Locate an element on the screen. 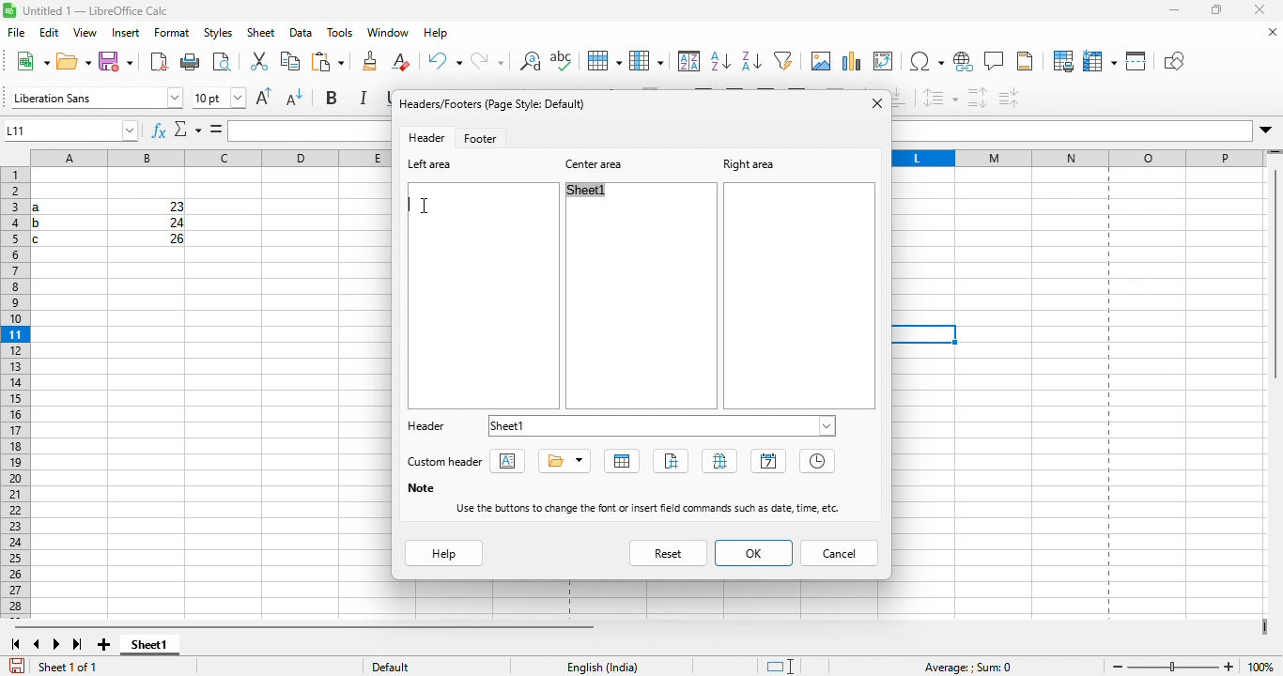 The height and width of the screenshot is (676, 1283). row is located at coordinates (563, 61).